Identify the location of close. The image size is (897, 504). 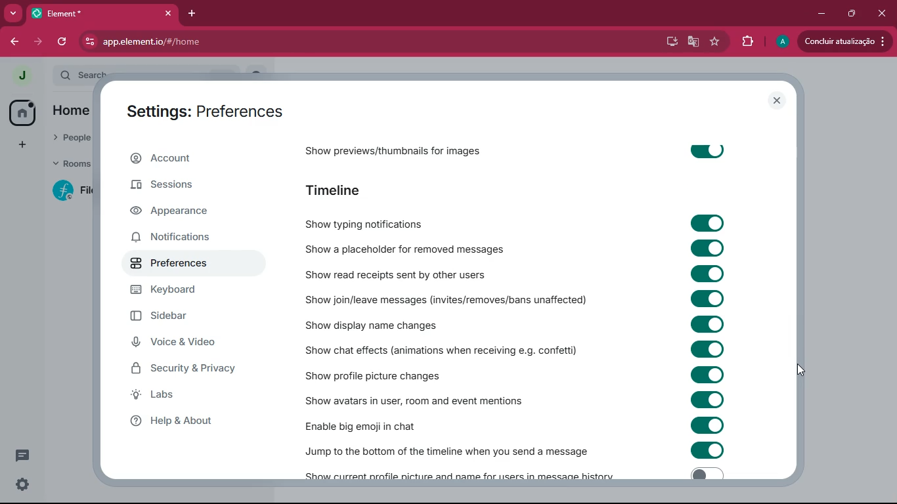
(882, 14).